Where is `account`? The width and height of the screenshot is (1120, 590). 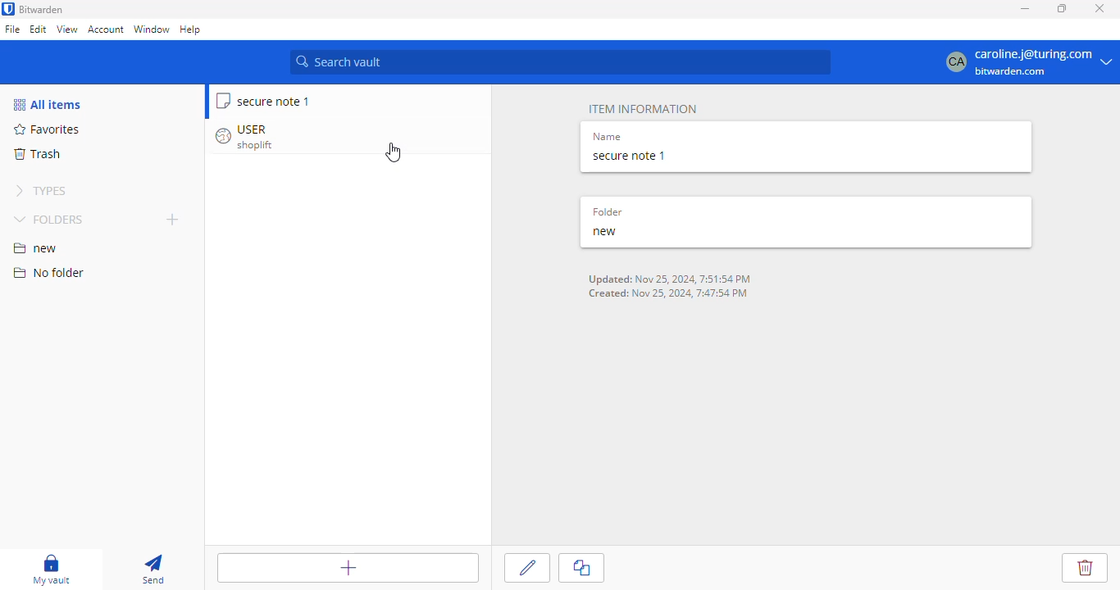
account is located at coordinates (106, 29).